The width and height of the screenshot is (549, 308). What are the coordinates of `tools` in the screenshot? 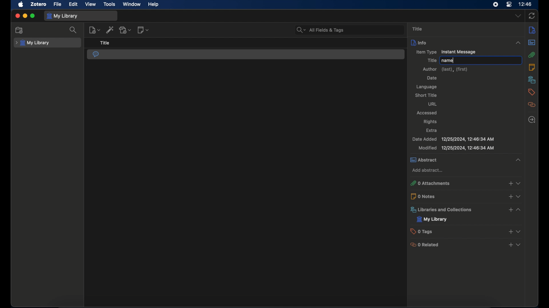 It's located at (110, 4).